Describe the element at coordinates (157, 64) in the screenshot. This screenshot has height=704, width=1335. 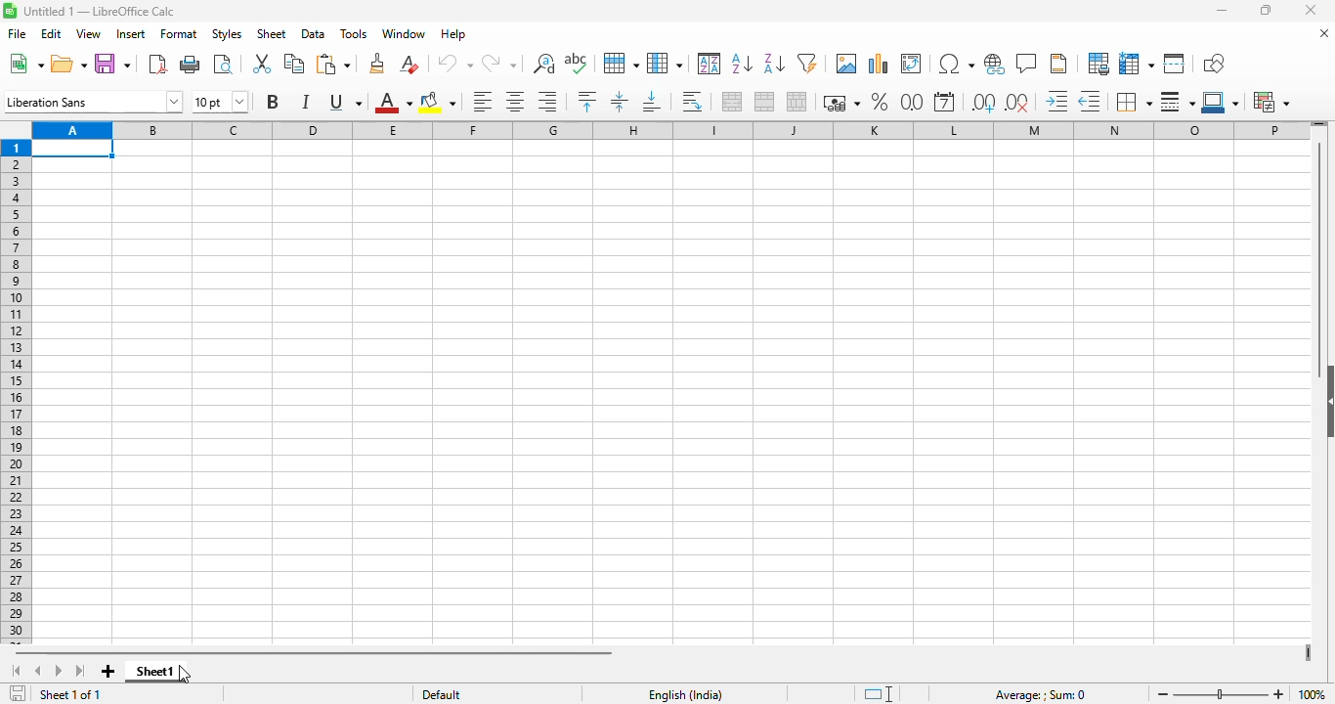
I see `export directly as PDF` at that location.